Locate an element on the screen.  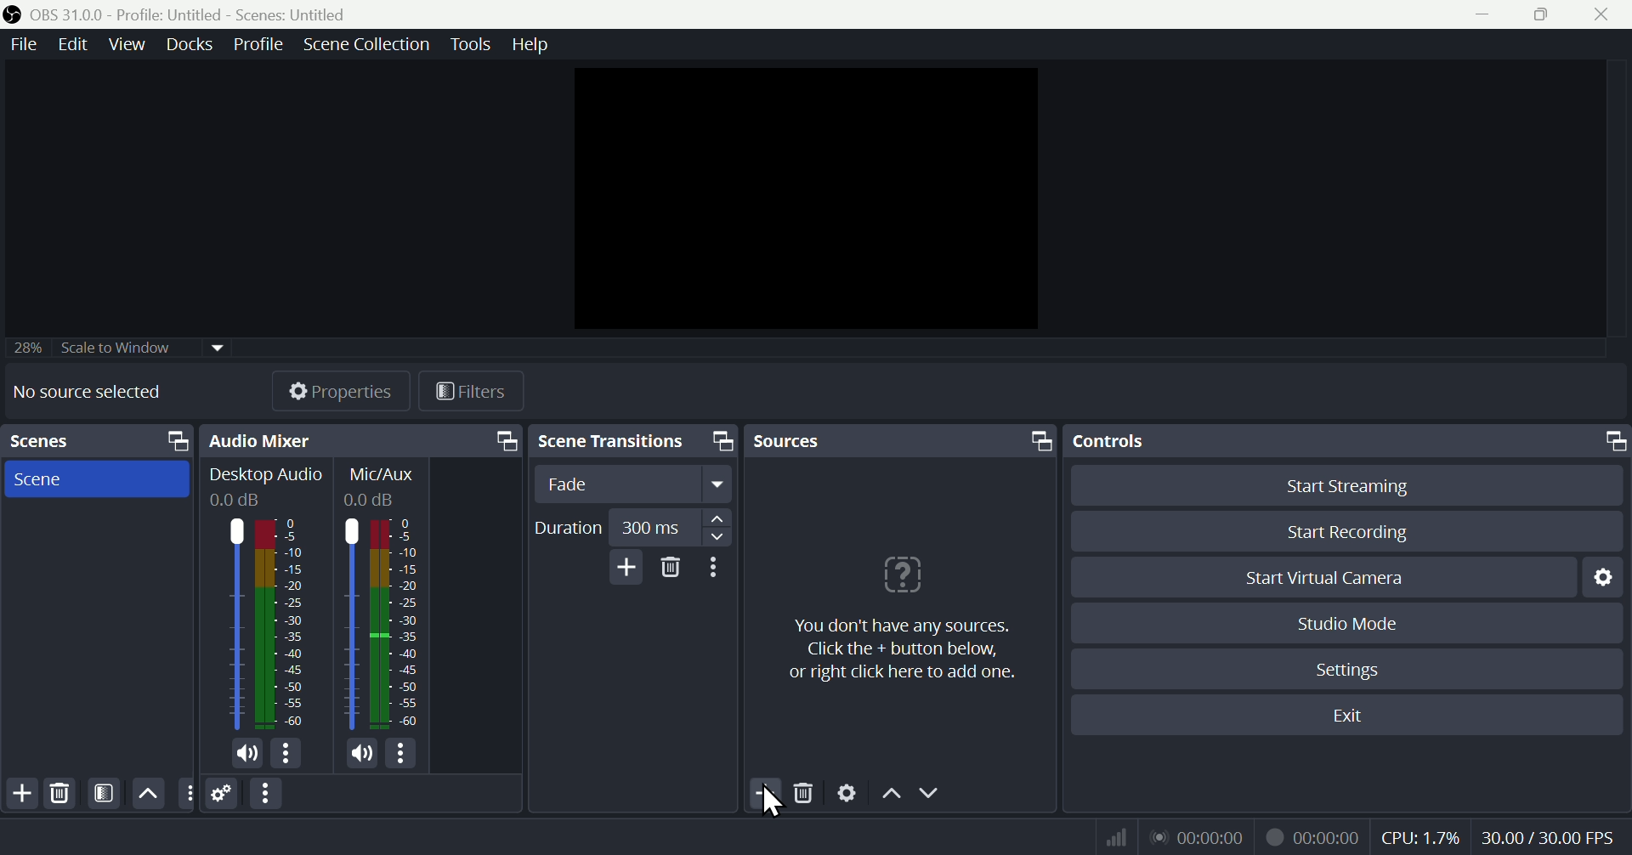
Scenes is located at coordinates (96, 441).